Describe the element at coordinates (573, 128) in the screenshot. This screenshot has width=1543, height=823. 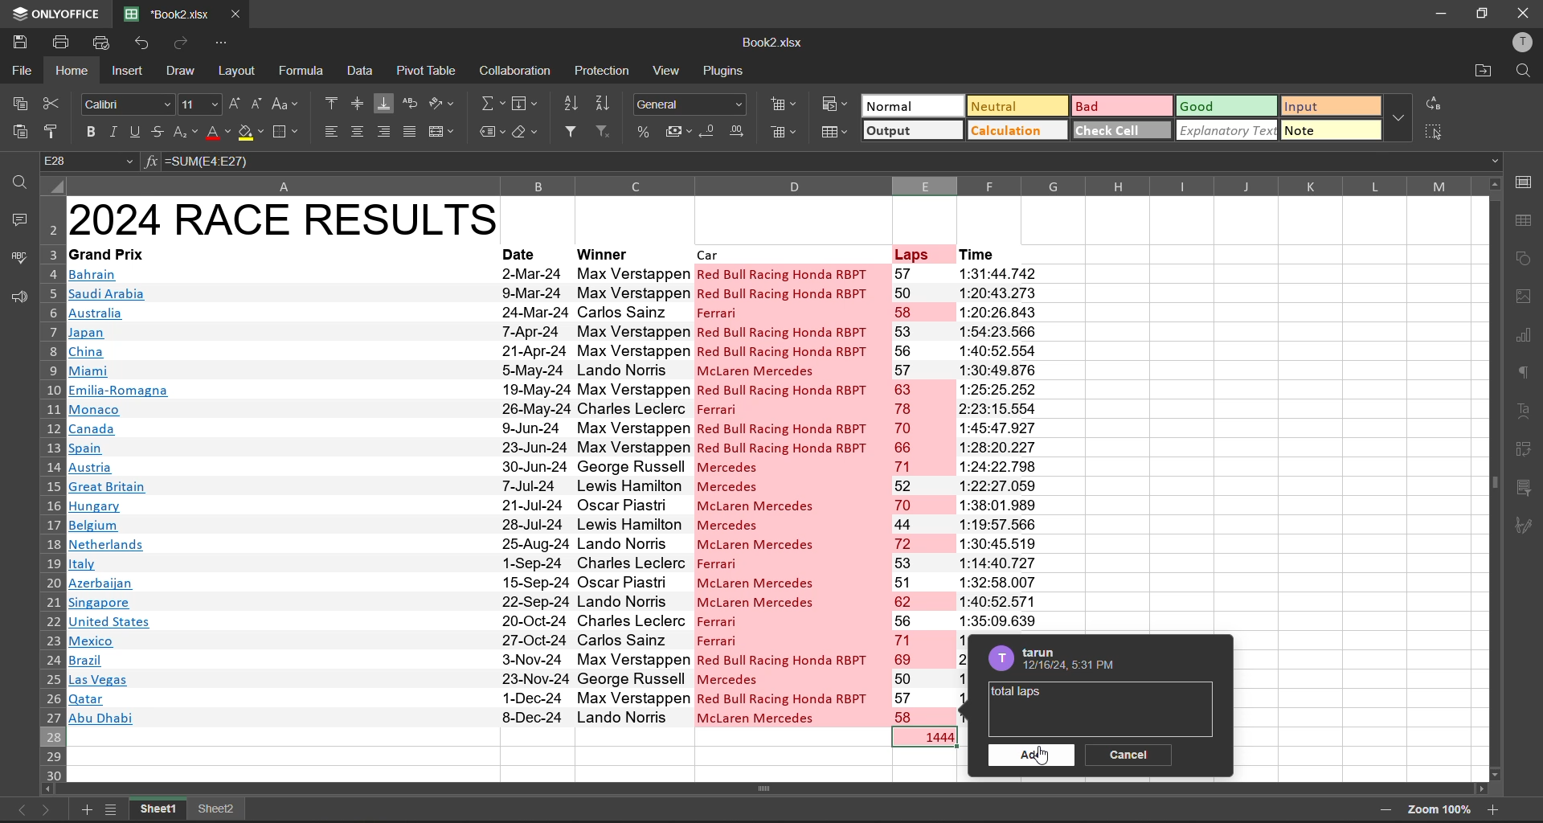
I see `filter` at that location.